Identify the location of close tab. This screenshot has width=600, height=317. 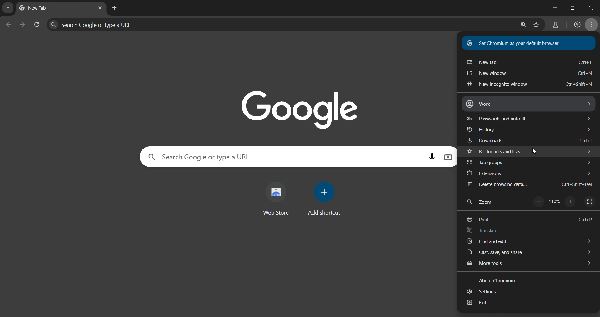
(101, 8).